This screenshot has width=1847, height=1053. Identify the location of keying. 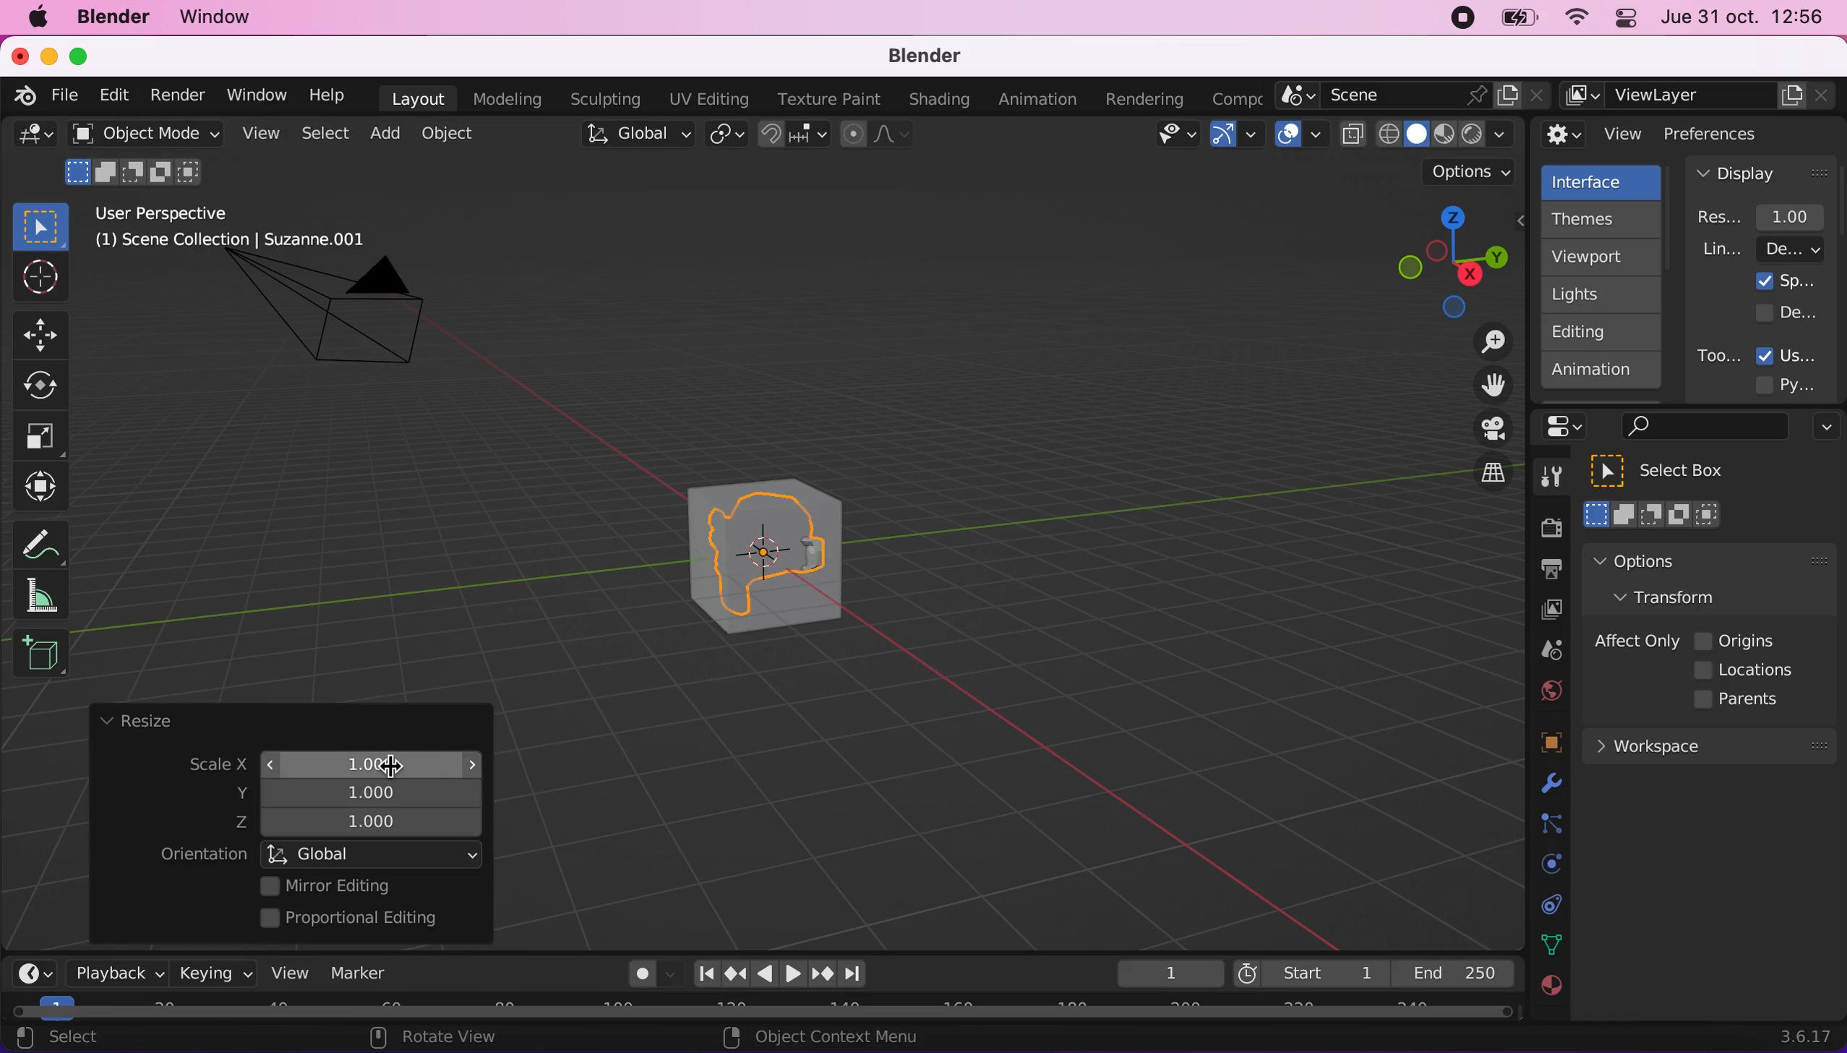
(213, 973).